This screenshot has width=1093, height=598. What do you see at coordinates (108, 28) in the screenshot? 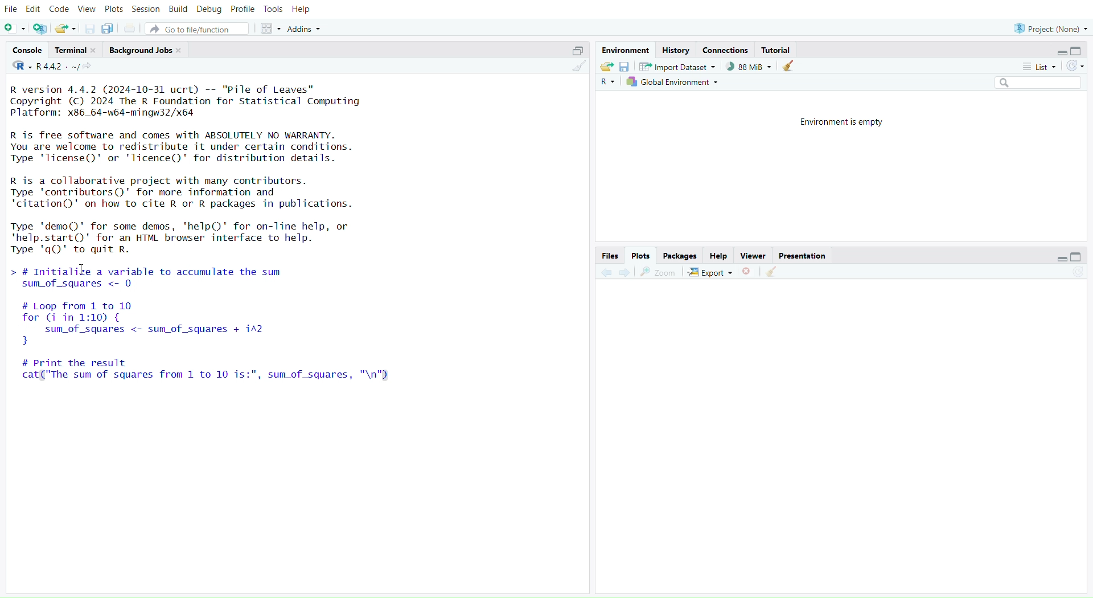
I see `save all open documents` at bounding box center [108, 28].